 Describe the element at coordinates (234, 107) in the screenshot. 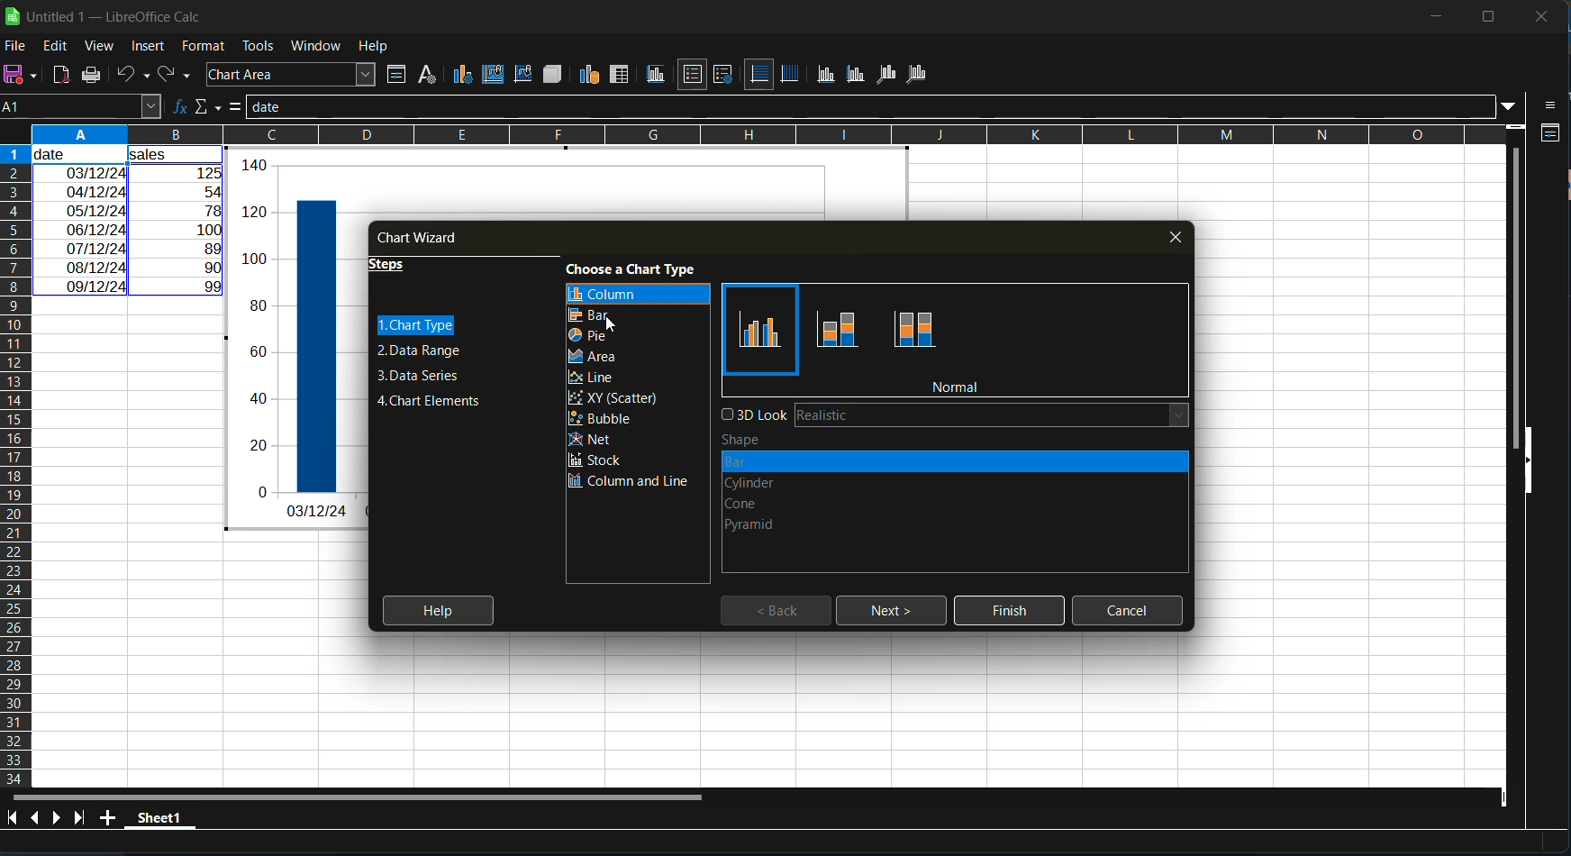

I see `formula` at that location.